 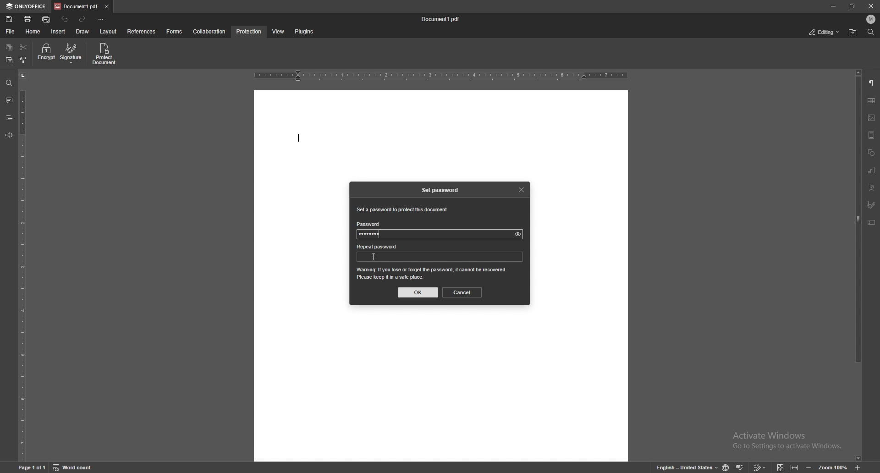 What do you see at coordinates (858, 467) in the screenshot?
I see `zoom in` at bounding box center [858, 467].